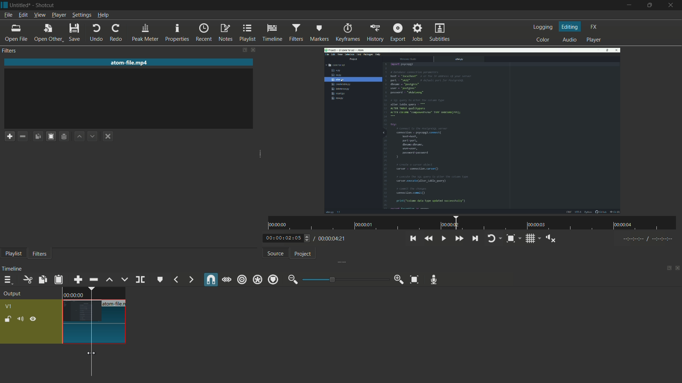  I want to click on zoom out, so click(293, 278).